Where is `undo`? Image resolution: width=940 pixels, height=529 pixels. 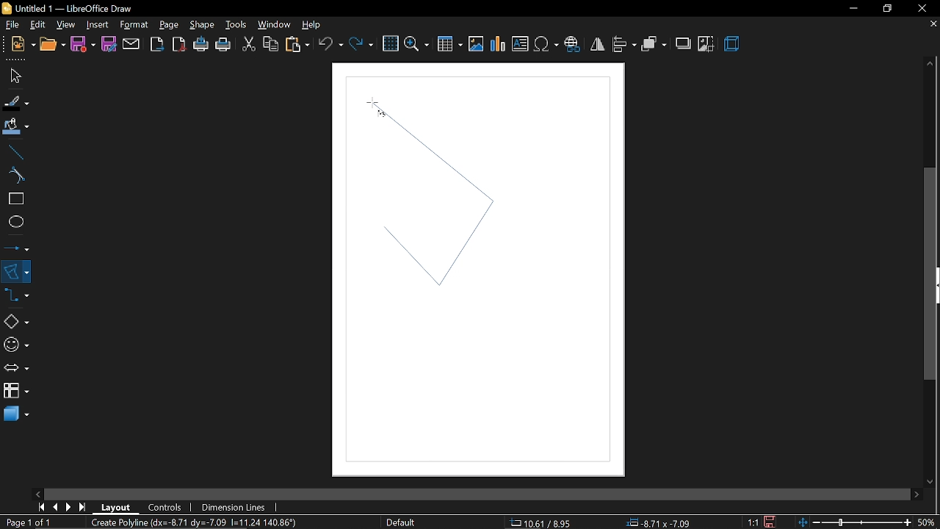 undo is located at coordinates (331, 43).